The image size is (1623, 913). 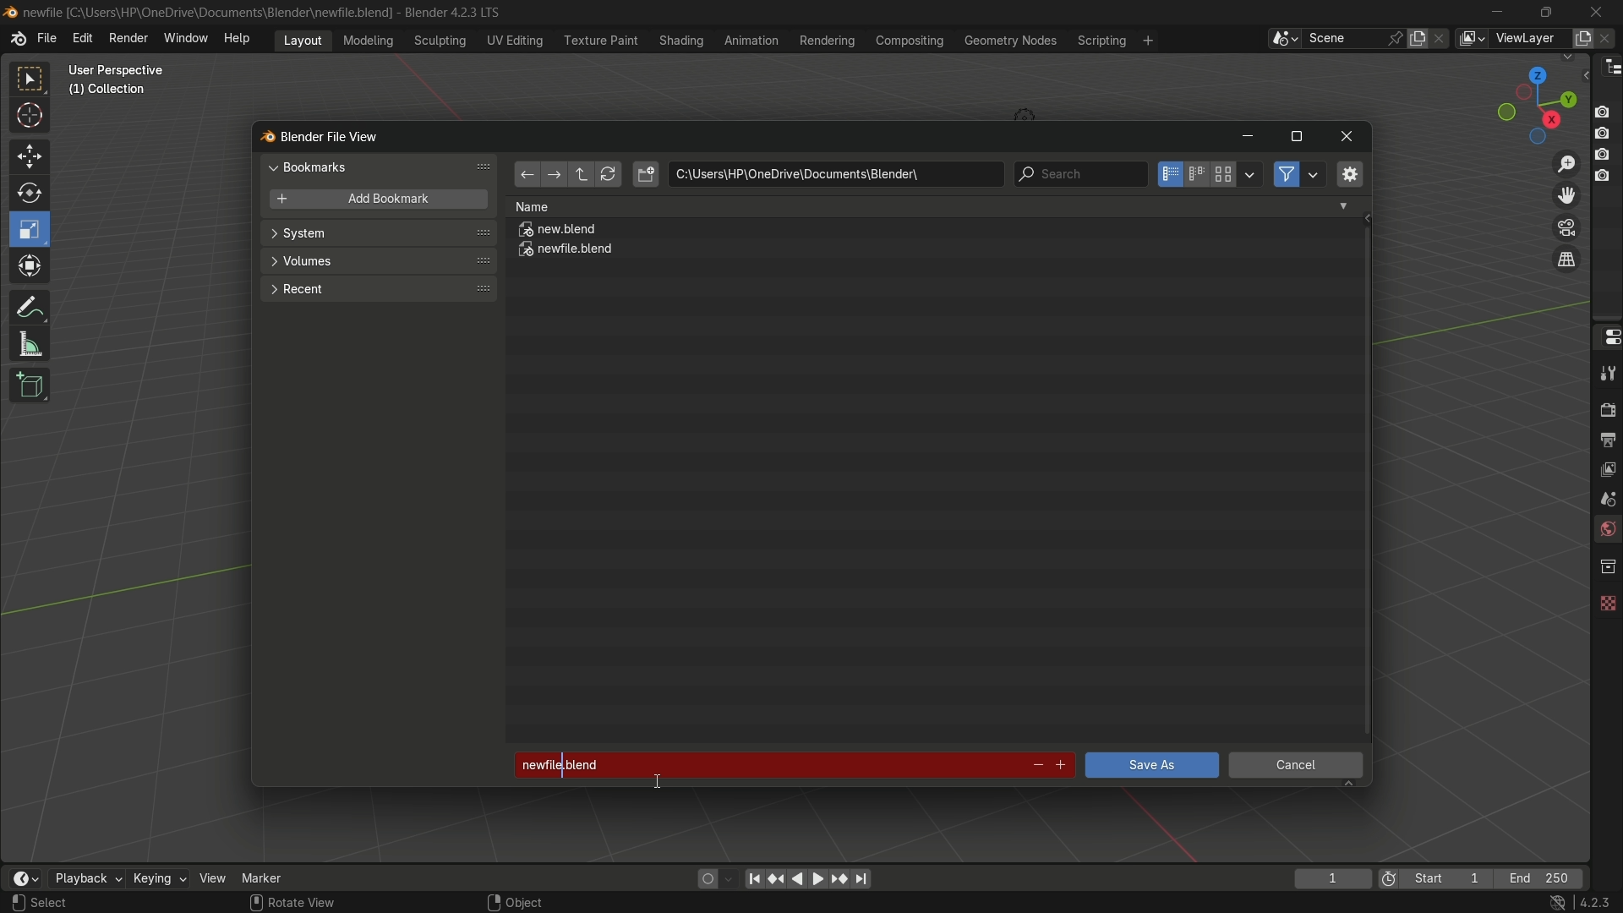 What do you see at coordinates (261, 138) in the screenshot?
I see `blend logo` at bounding box center [261, 138].